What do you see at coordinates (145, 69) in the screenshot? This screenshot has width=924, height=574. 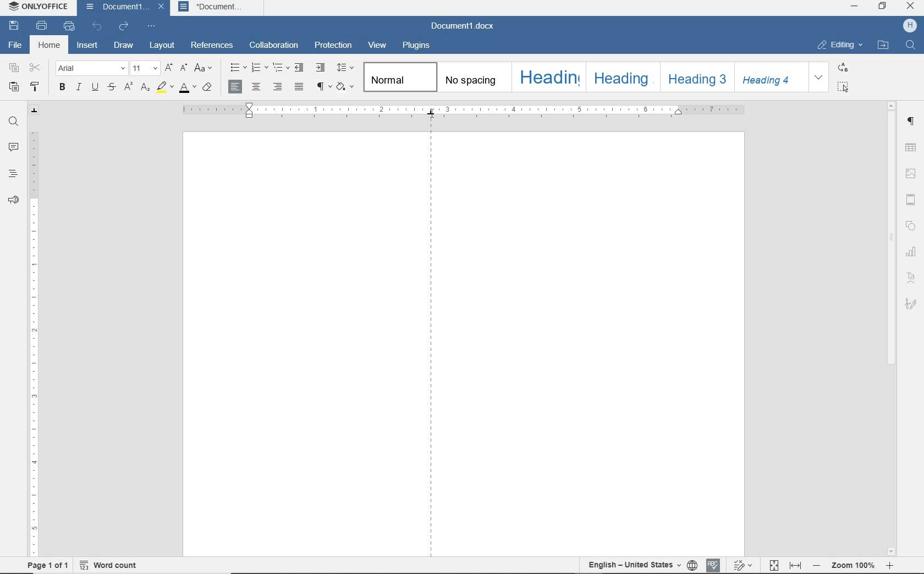 I see `FONT SIZE` at bounding box center [145, 69].